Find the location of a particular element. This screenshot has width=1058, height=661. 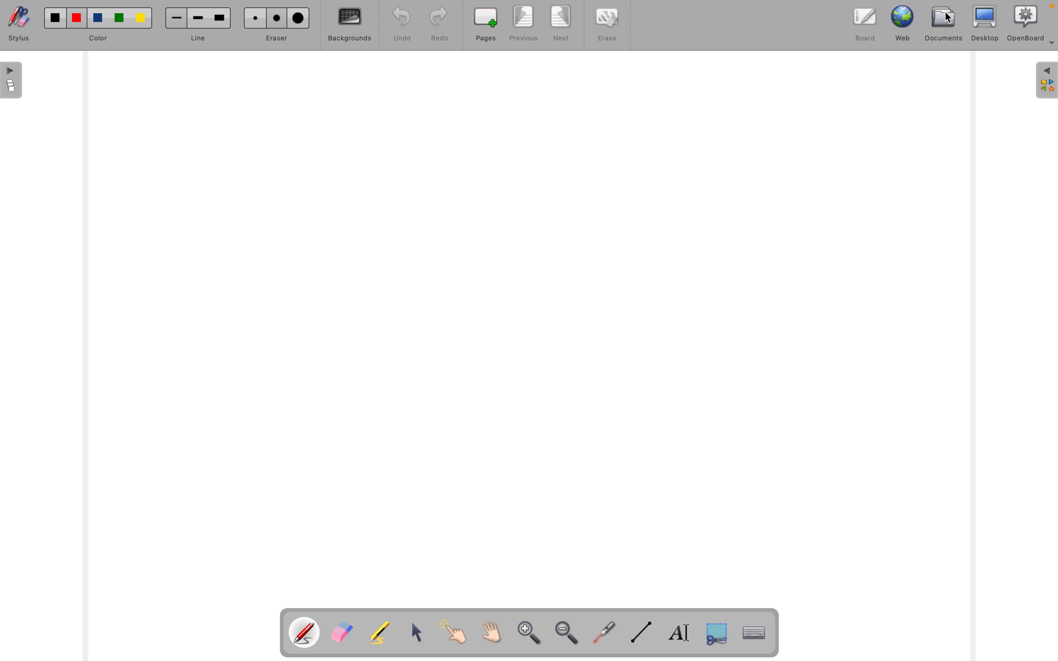

pages is located at coordinates (485, 25).